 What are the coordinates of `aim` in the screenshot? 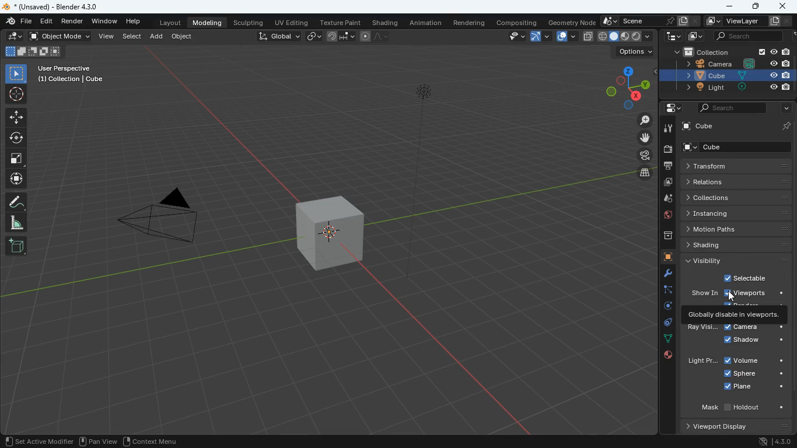 It's located at (16, 117).